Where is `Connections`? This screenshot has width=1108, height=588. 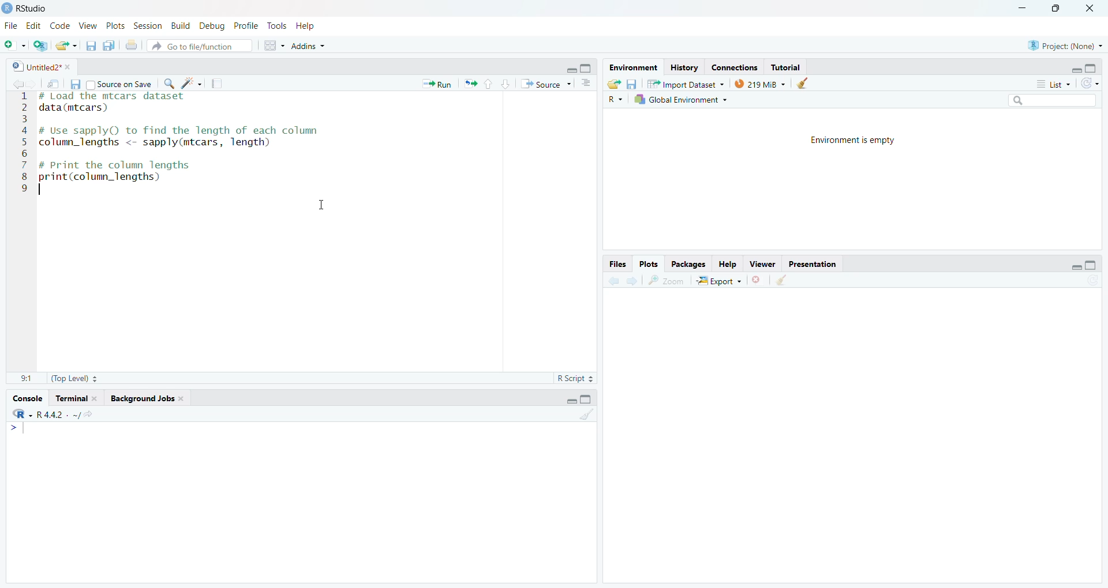 Connections is located at coordinates (735, 66).